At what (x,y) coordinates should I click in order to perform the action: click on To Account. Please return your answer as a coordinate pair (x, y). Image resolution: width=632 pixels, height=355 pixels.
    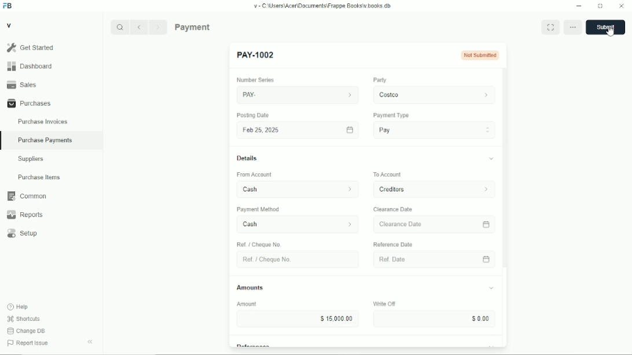
    Looking at the image, I should click on (386, 173).